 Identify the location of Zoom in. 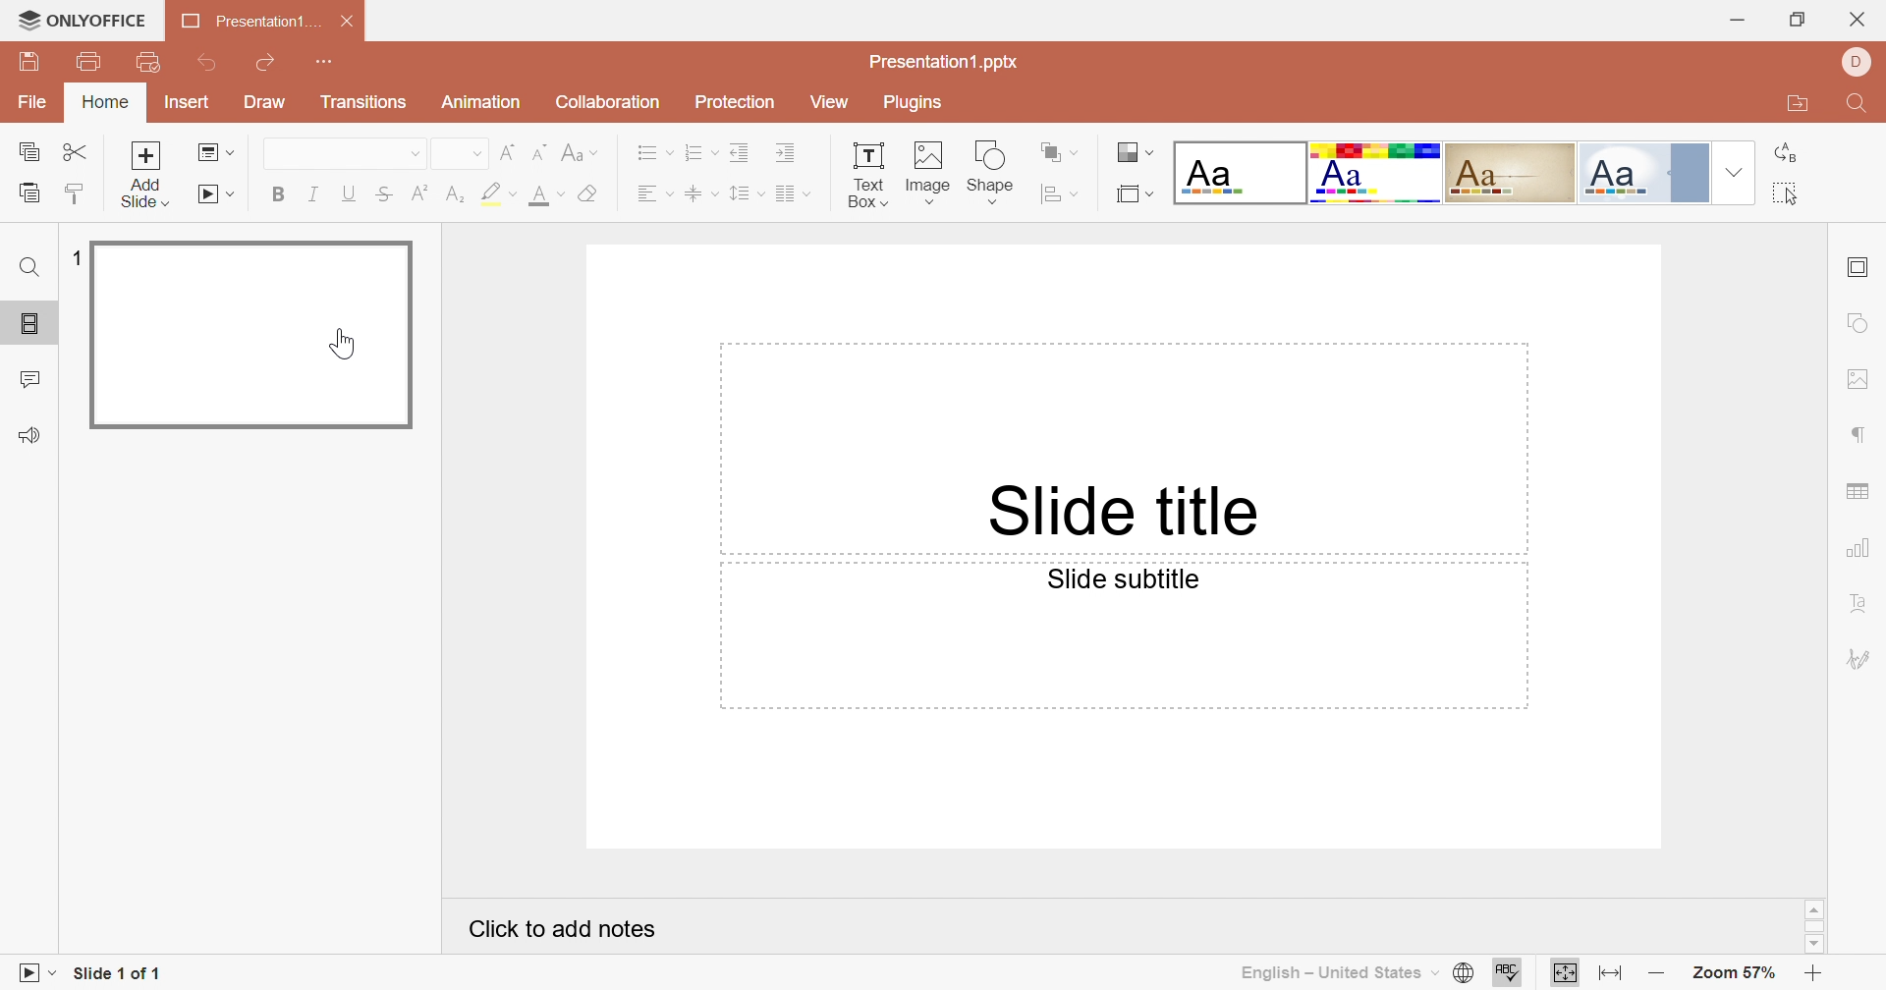
(1813, 968).